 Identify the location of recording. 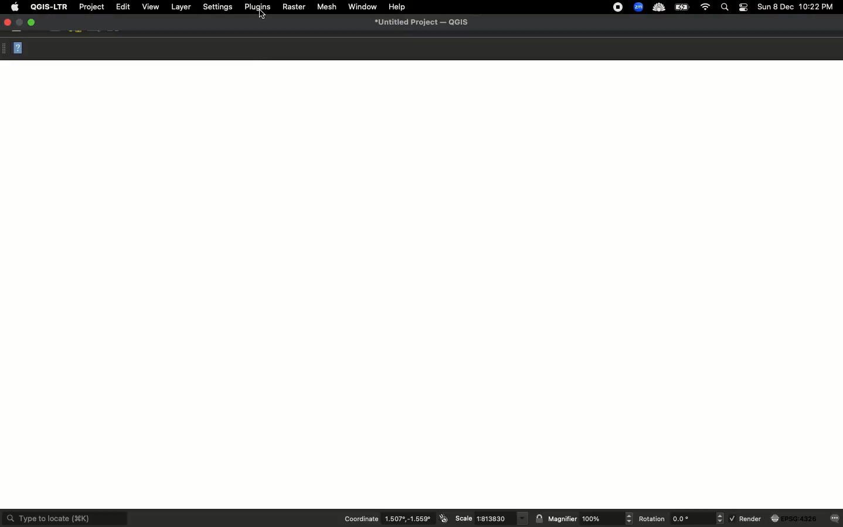
(615, 7).